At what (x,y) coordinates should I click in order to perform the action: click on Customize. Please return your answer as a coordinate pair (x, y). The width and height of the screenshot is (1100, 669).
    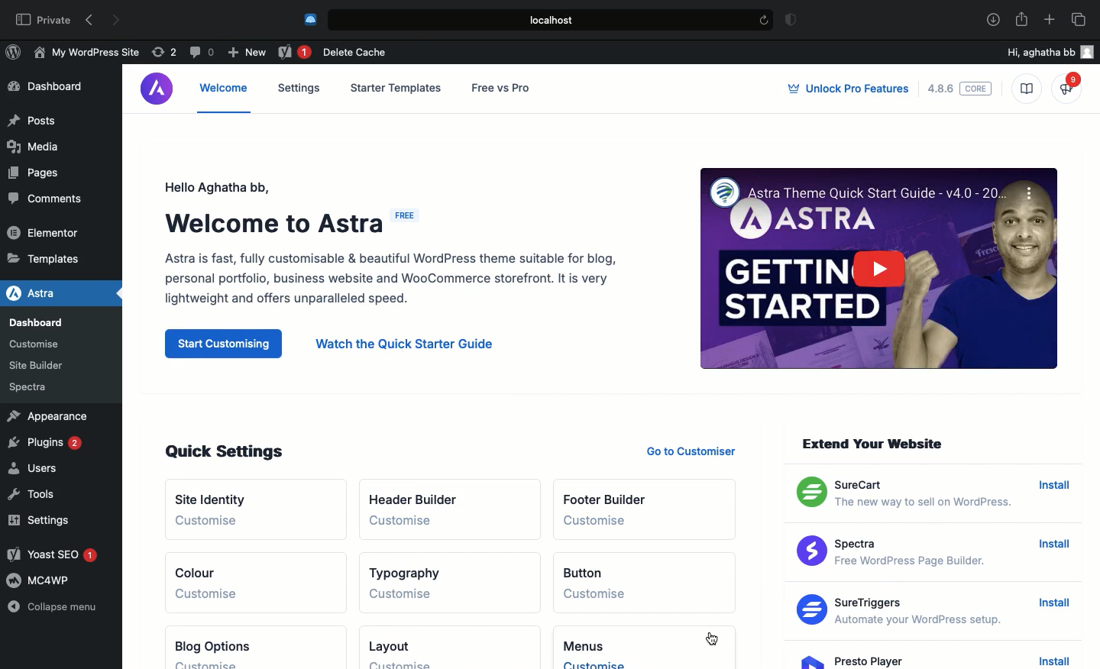
    Looking at the image, I should click on (209, 520).